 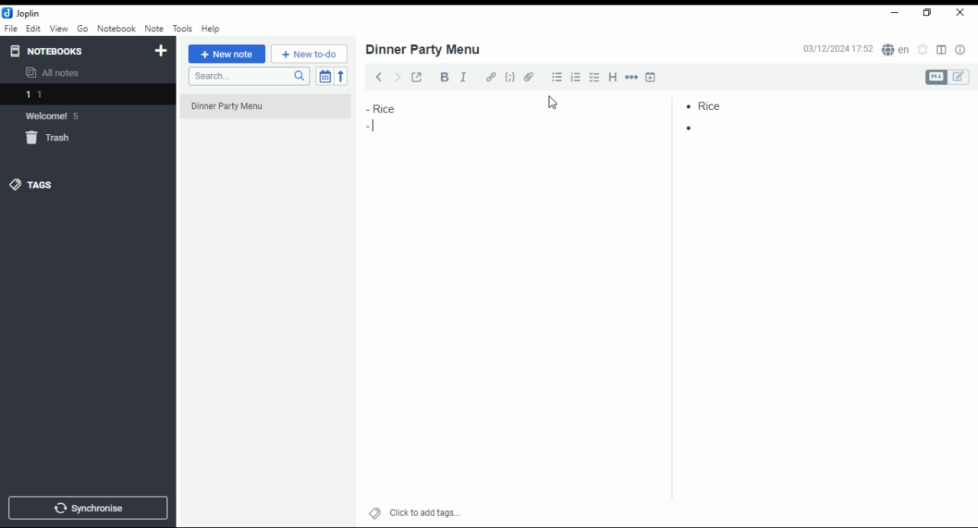 I want to click on dinner party menu, so click(x=424, y=50).